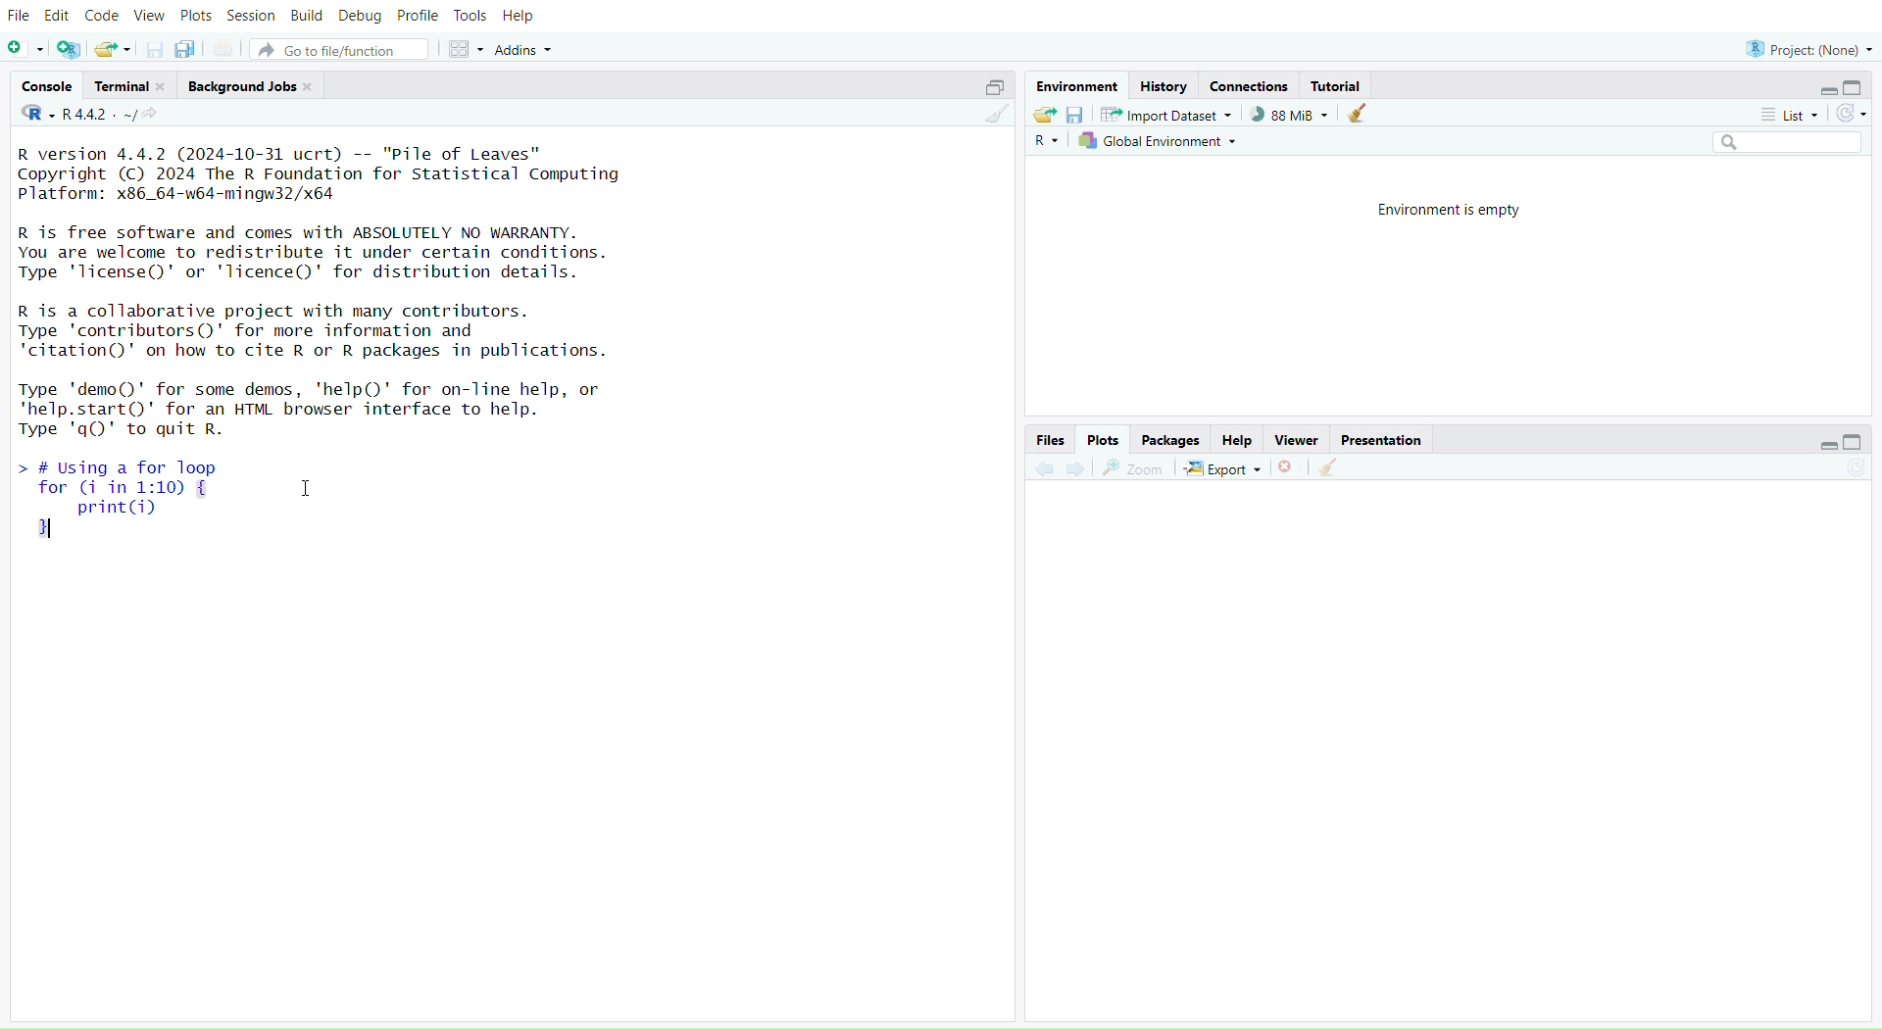 The height and width of the screenshot is (1029, 1882). What do you see at coordinates (1164, 86) in the screenshot?
I see `history` at bounding box center [1164, 86].